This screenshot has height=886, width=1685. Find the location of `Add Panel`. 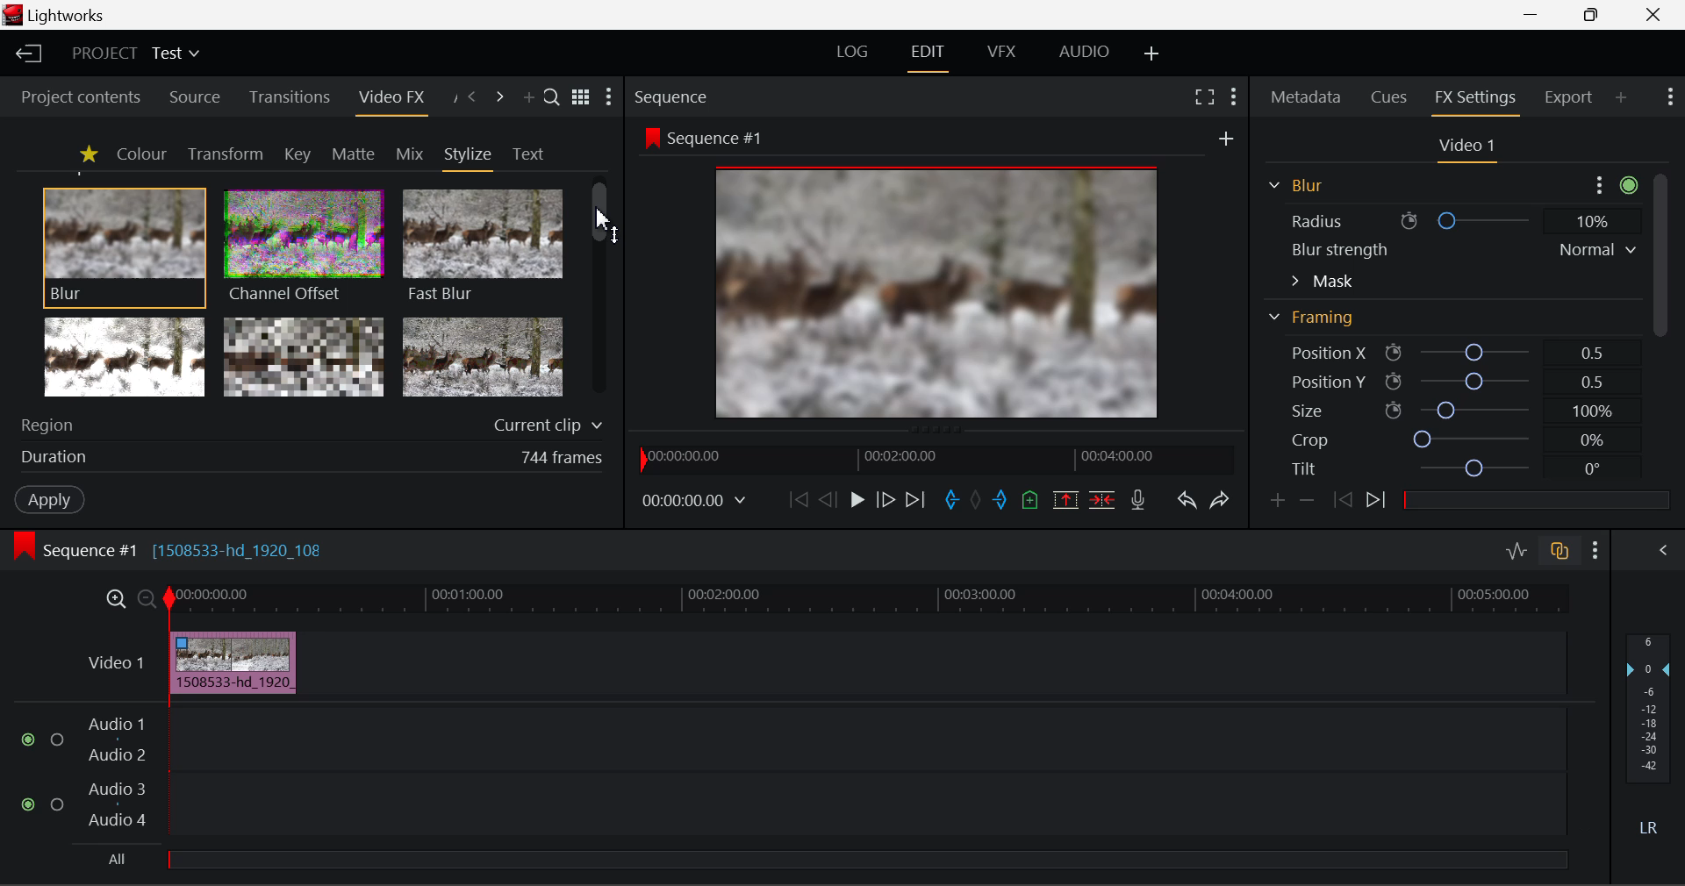

Add Panel is located at coordinates (1622, 99).